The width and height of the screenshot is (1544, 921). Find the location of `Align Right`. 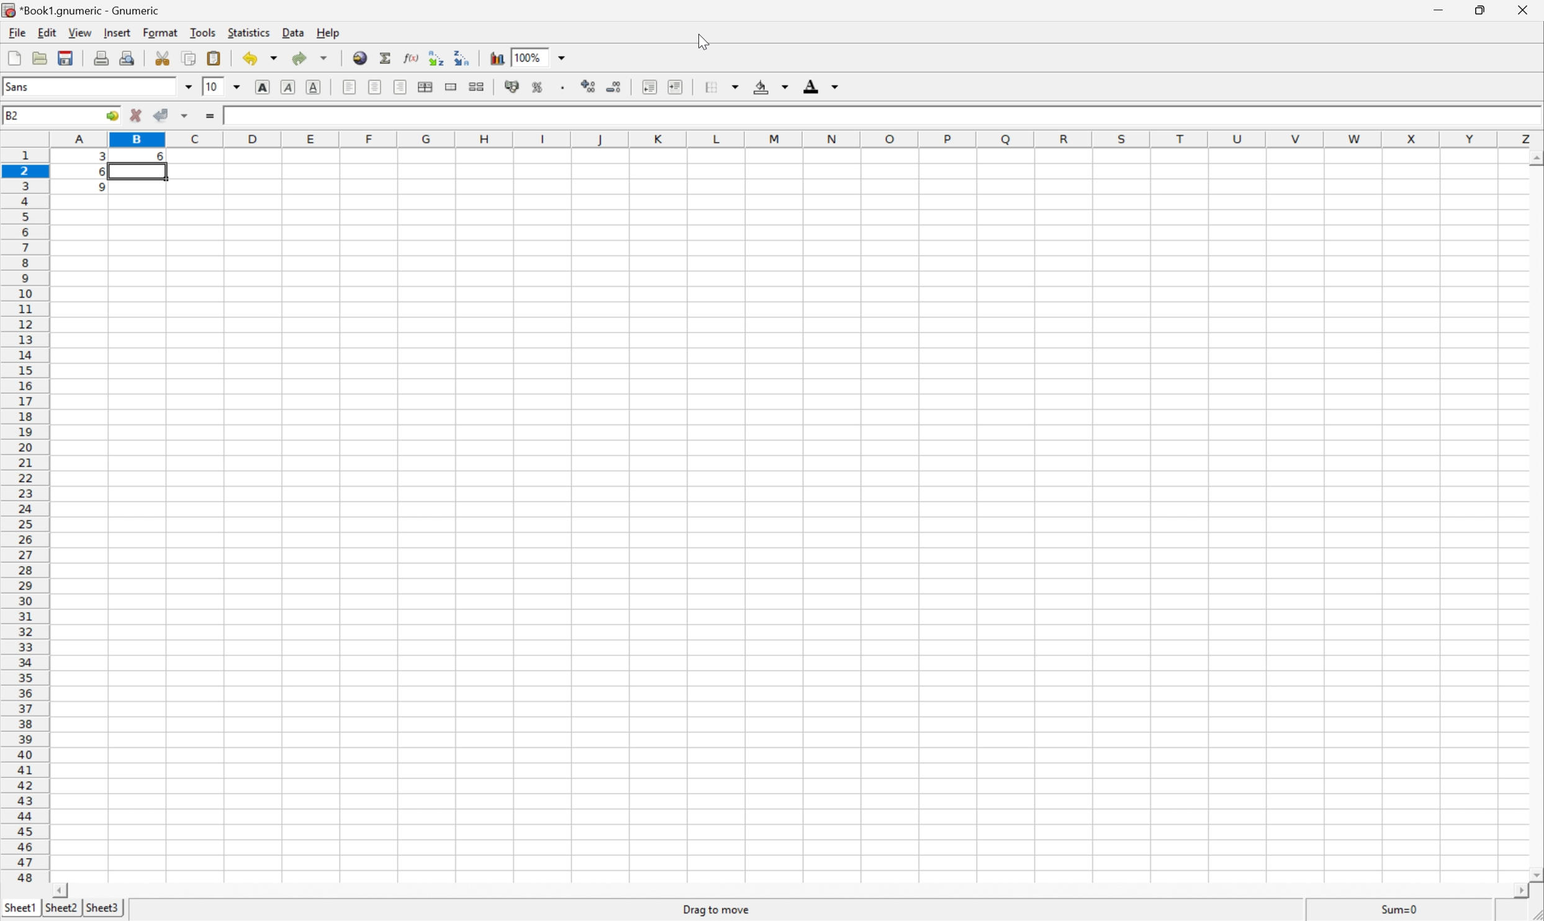

Align Right is located at coordinates (399, 86).